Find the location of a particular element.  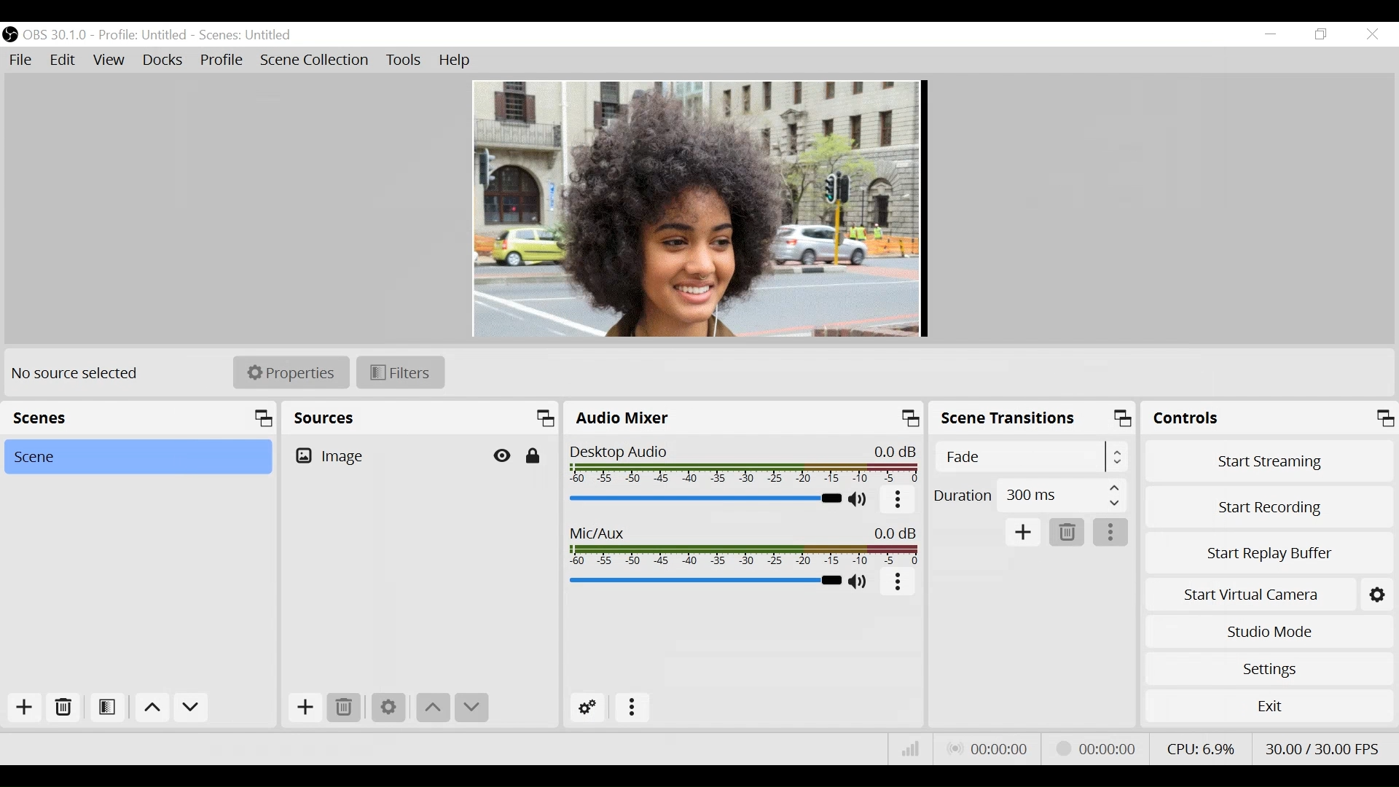

Advanced Audio Settings is located at coordinates (588, 708).